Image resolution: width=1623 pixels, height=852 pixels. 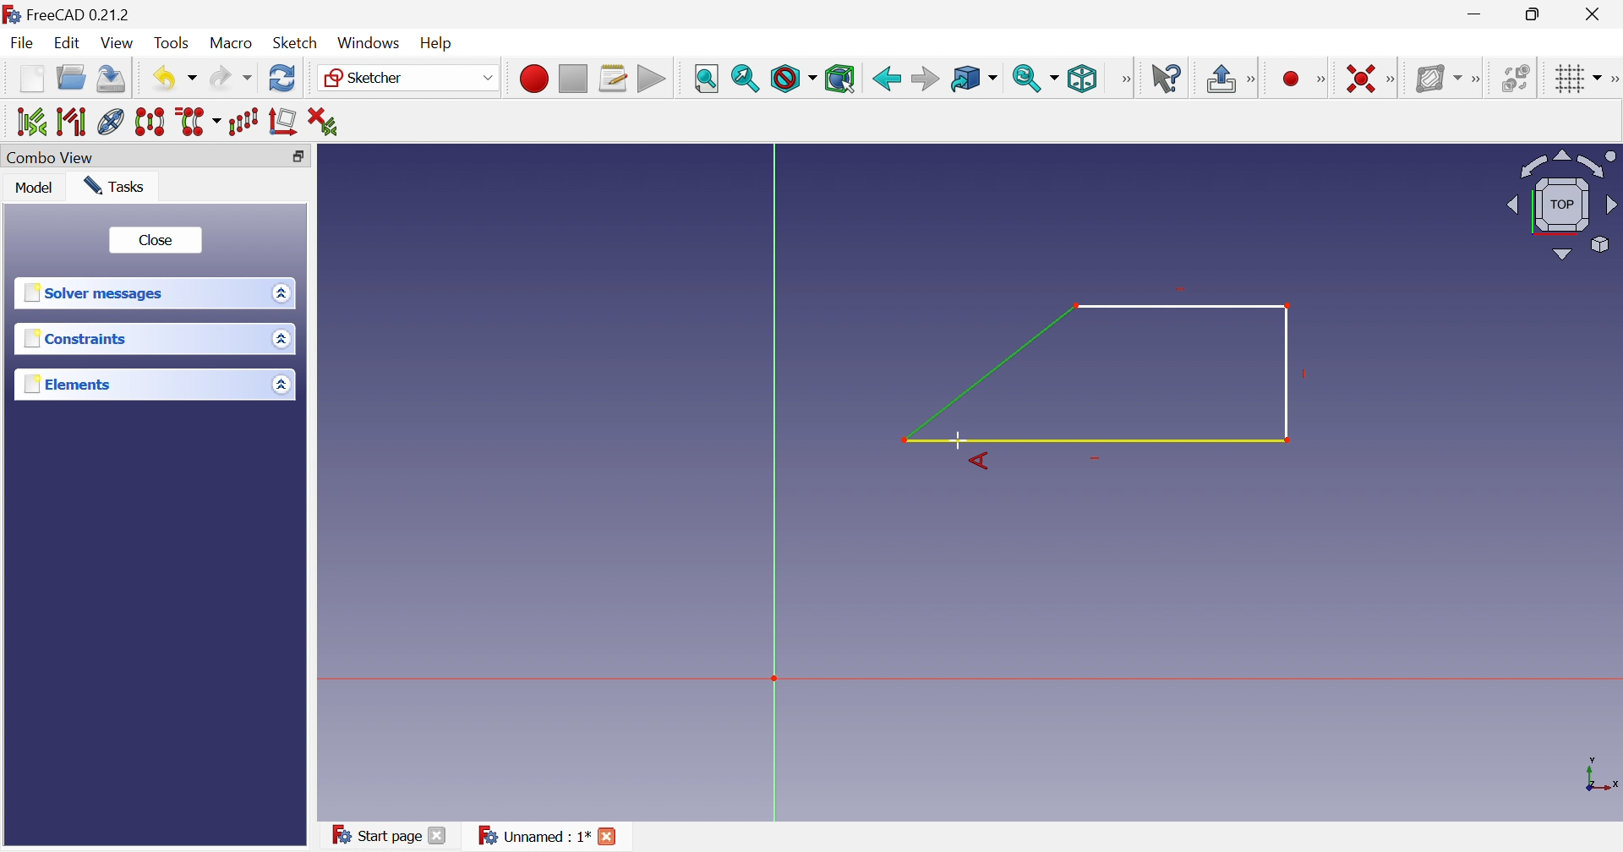 What do you see at coordinates (1393, 78) in the screenshot?
I see `More` at bounding box center [1393, 78].